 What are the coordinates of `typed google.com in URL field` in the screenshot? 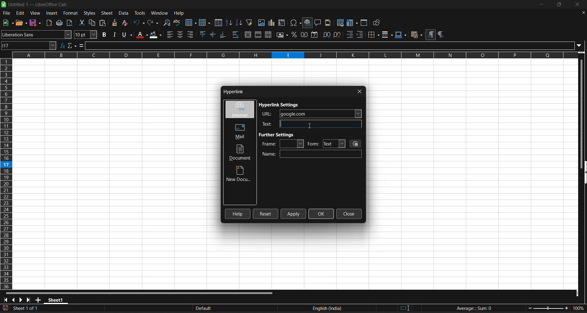 It's located at (312, 114).